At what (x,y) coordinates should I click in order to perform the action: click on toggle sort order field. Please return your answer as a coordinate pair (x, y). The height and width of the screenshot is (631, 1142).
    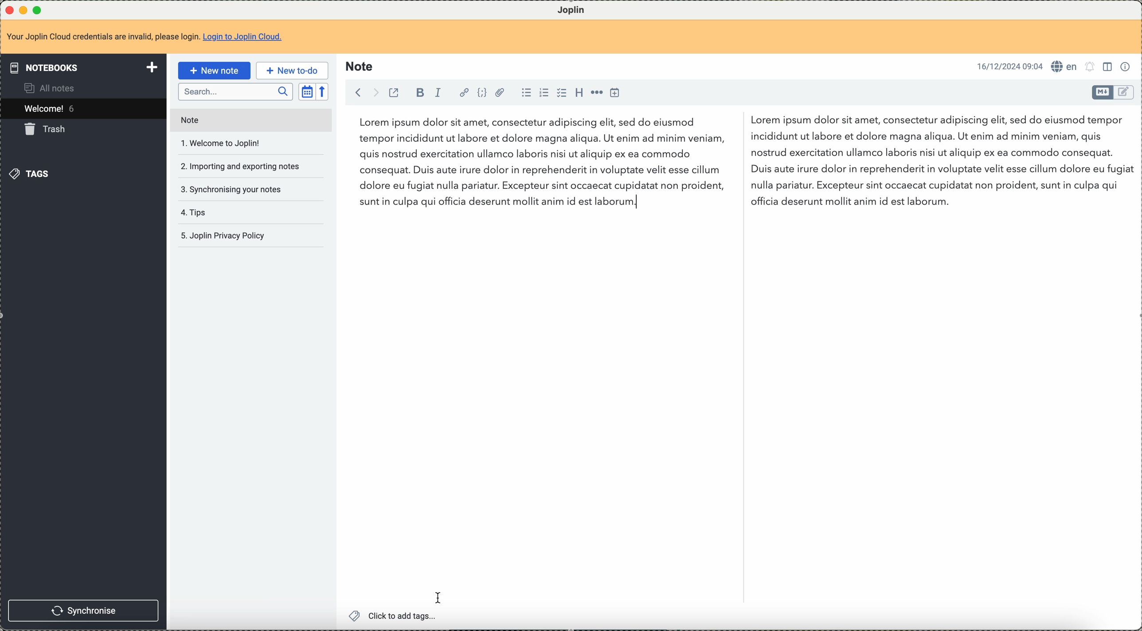
    Looking at the image, I should click on (305, 91).